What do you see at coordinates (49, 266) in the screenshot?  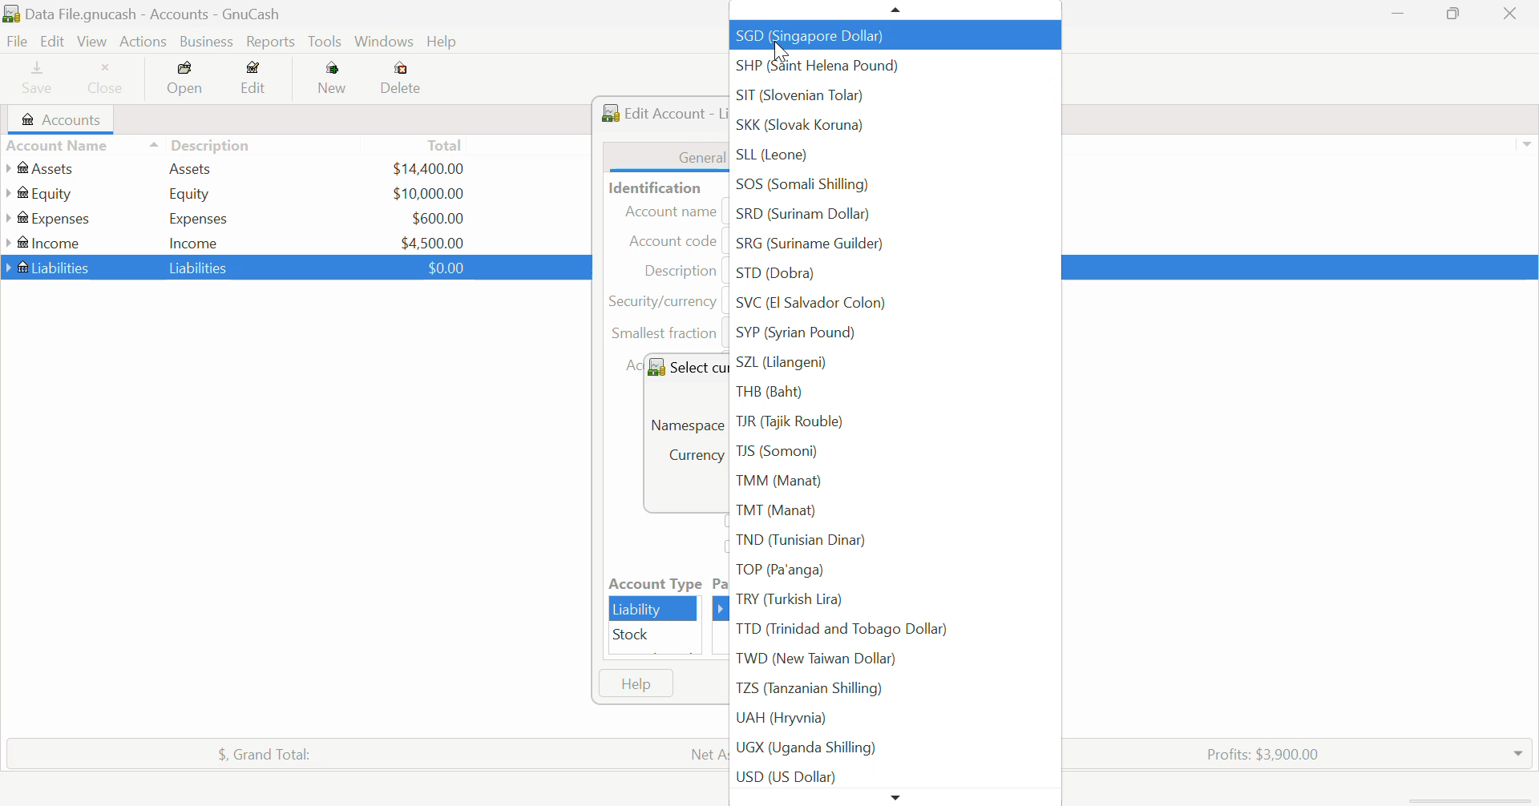 I see `Liabilities Account` at bounding box center [49, 266].